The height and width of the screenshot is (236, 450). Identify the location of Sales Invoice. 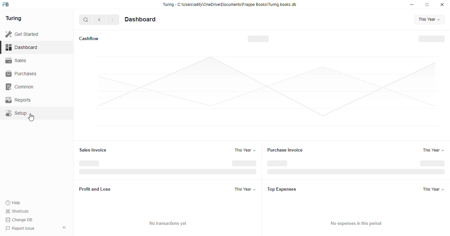
(94, 149).